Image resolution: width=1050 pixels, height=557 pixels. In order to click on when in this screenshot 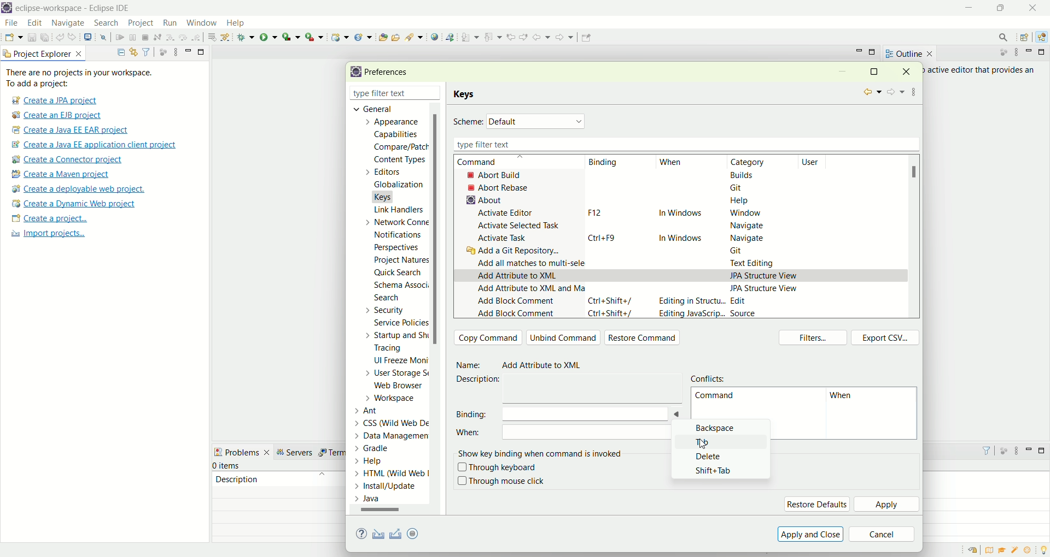, I will do `click(671, 163)`.